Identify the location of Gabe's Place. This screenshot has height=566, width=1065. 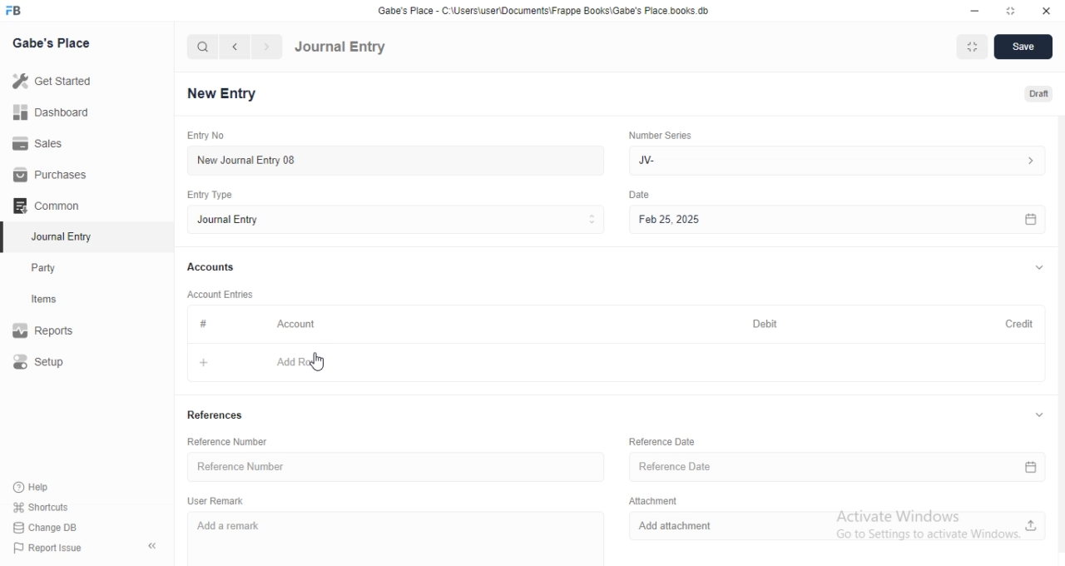
(51, 43).